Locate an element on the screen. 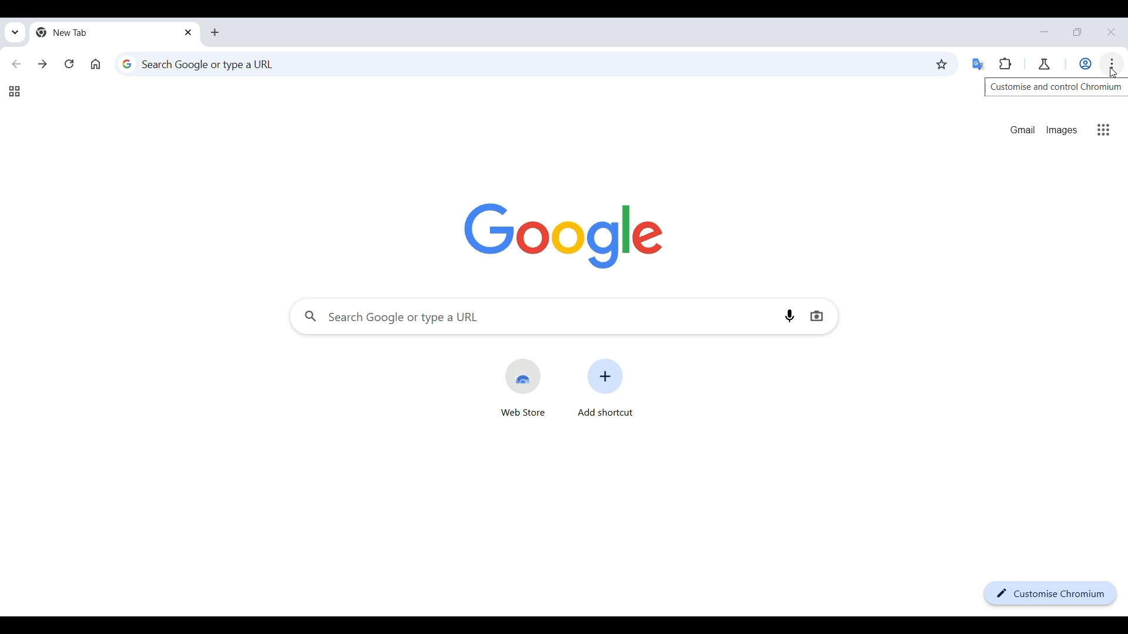 This screenshot has width=1128, height=634. Go to homepage is located at coordinates (96, 64).